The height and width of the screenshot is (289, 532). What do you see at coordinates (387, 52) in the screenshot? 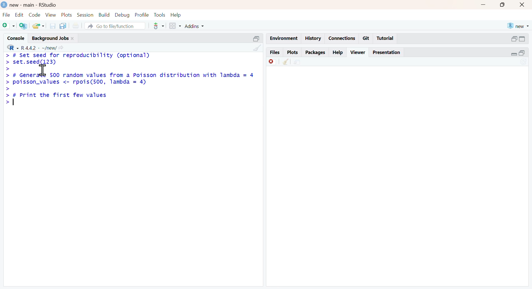
I see `Presentation ` at bounding box center [387, 52].